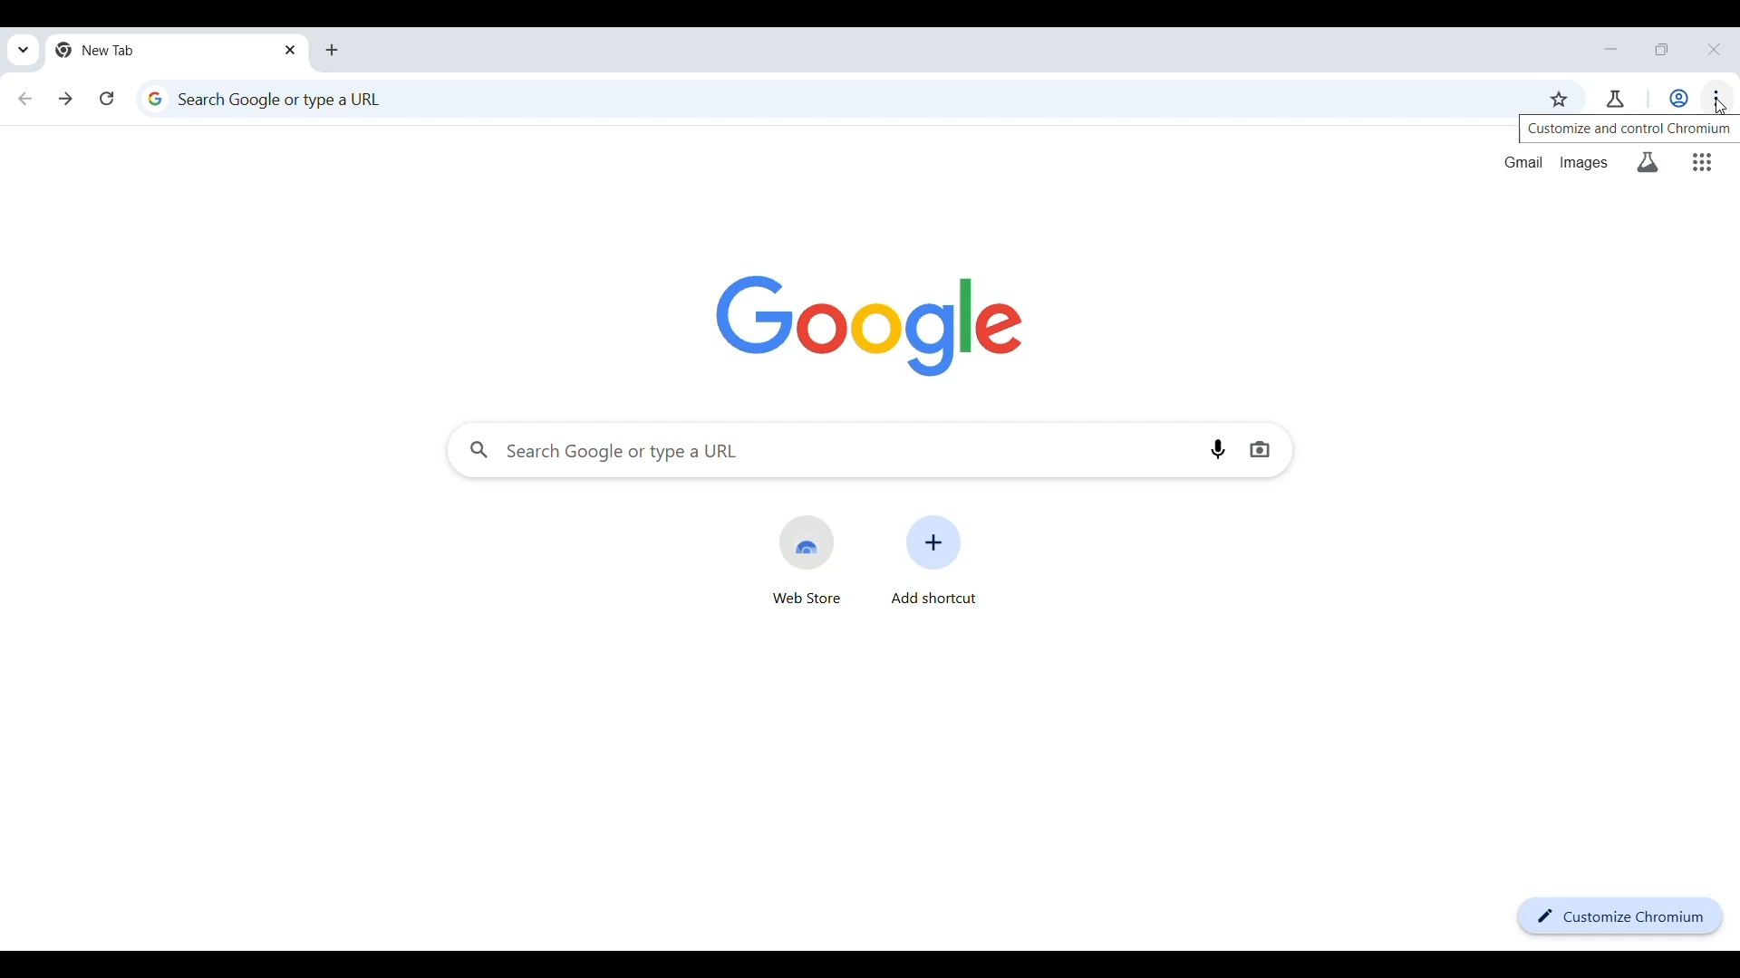 The width and height of the screenshot is (1740, 978). Describe the element at coordinates (1661, 49) in the screenshot. I see `Show interface in a smaller tab` at that location.